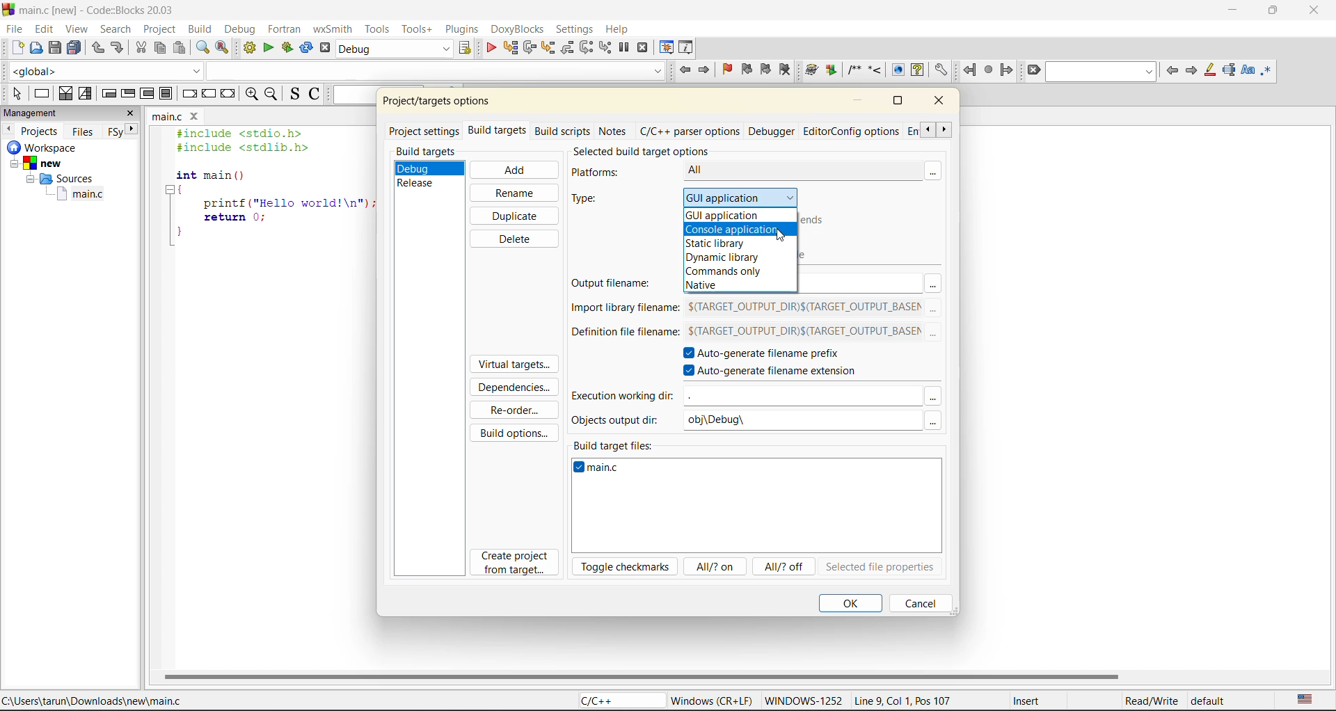 This screenshot has width=1336, height=711. What do you see at coordinates (512, 239) in the screenshot?
I see `delete` at bounding box center [512, 239].